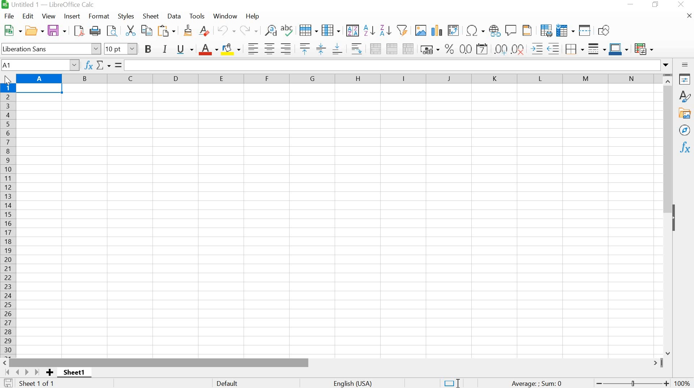 Image resolution: width=694 pixels, height=388 pixels. I want to click on Align Top, so click(304, 48).